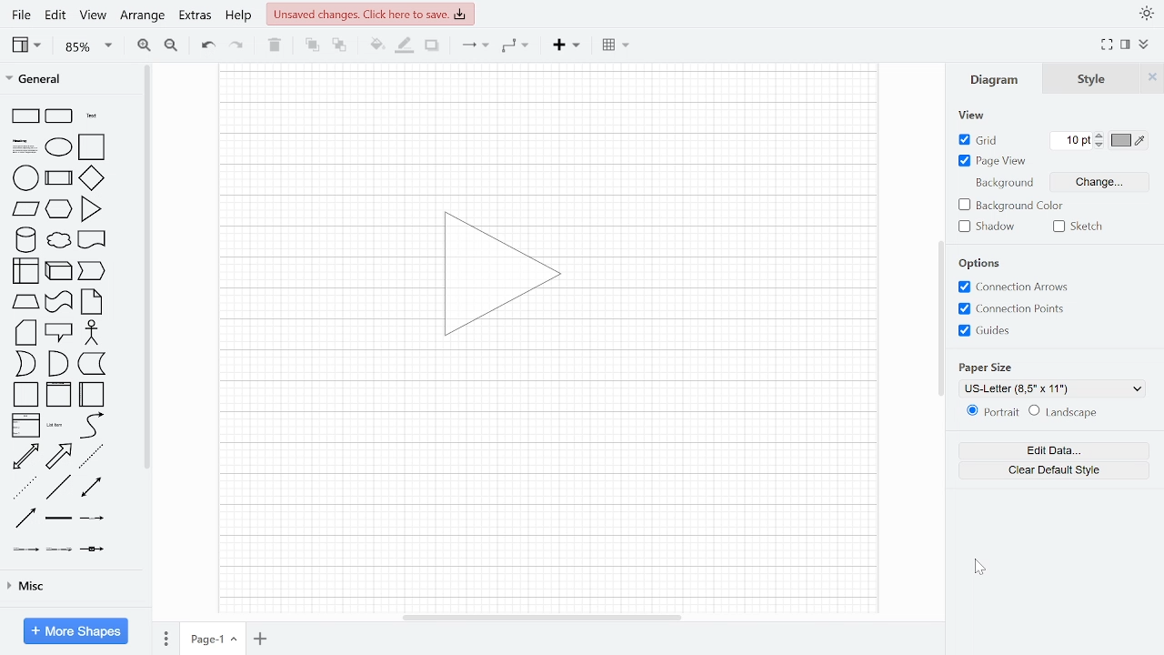 Image resolution: width=1164 pixels, height=655 pixels. What do you see at coordinates (91, 549) in the screenshot?
I see `Connector with Symbol` at bounding box center [91, 549].